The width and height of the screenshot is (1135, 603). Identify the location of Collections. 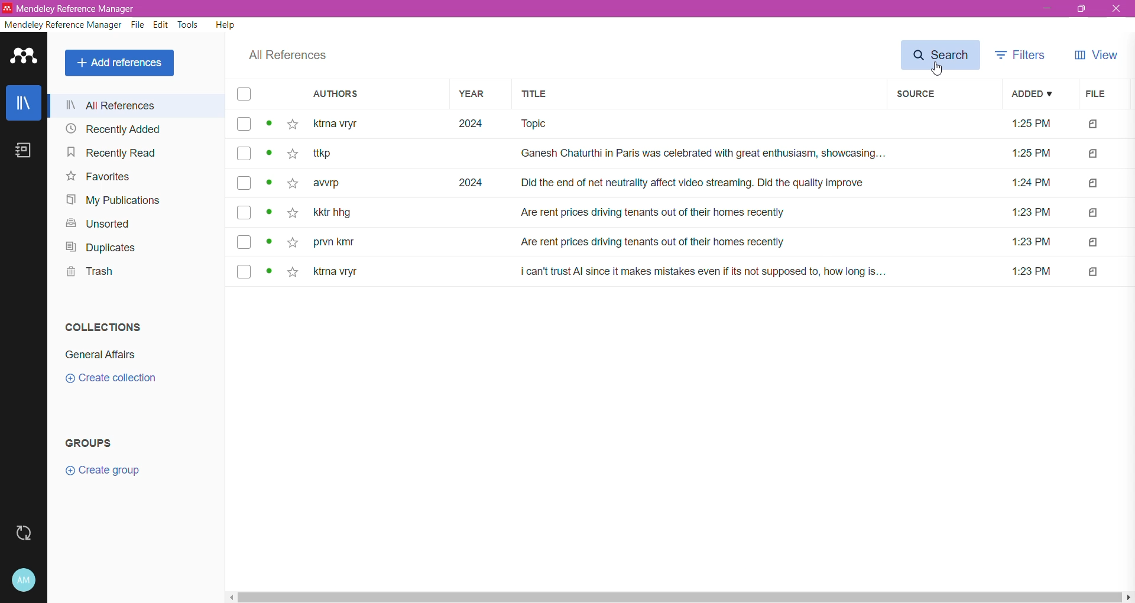
(108, 327).